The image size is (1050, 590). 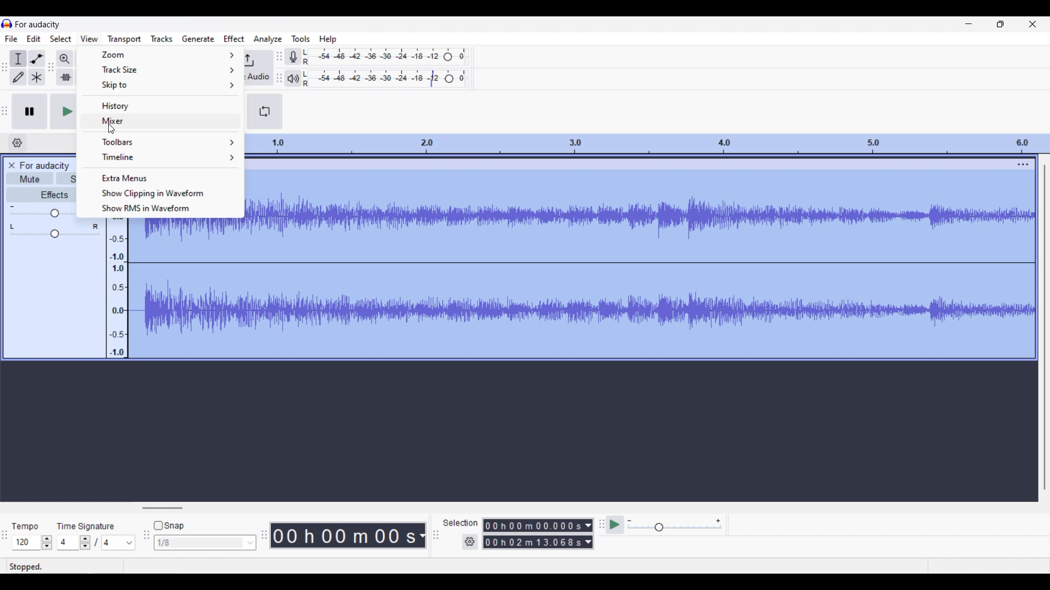 What do you see at coordinates (41, 211) in the screenshot?
I see `Volume slider` at bounding box center [41, 211].